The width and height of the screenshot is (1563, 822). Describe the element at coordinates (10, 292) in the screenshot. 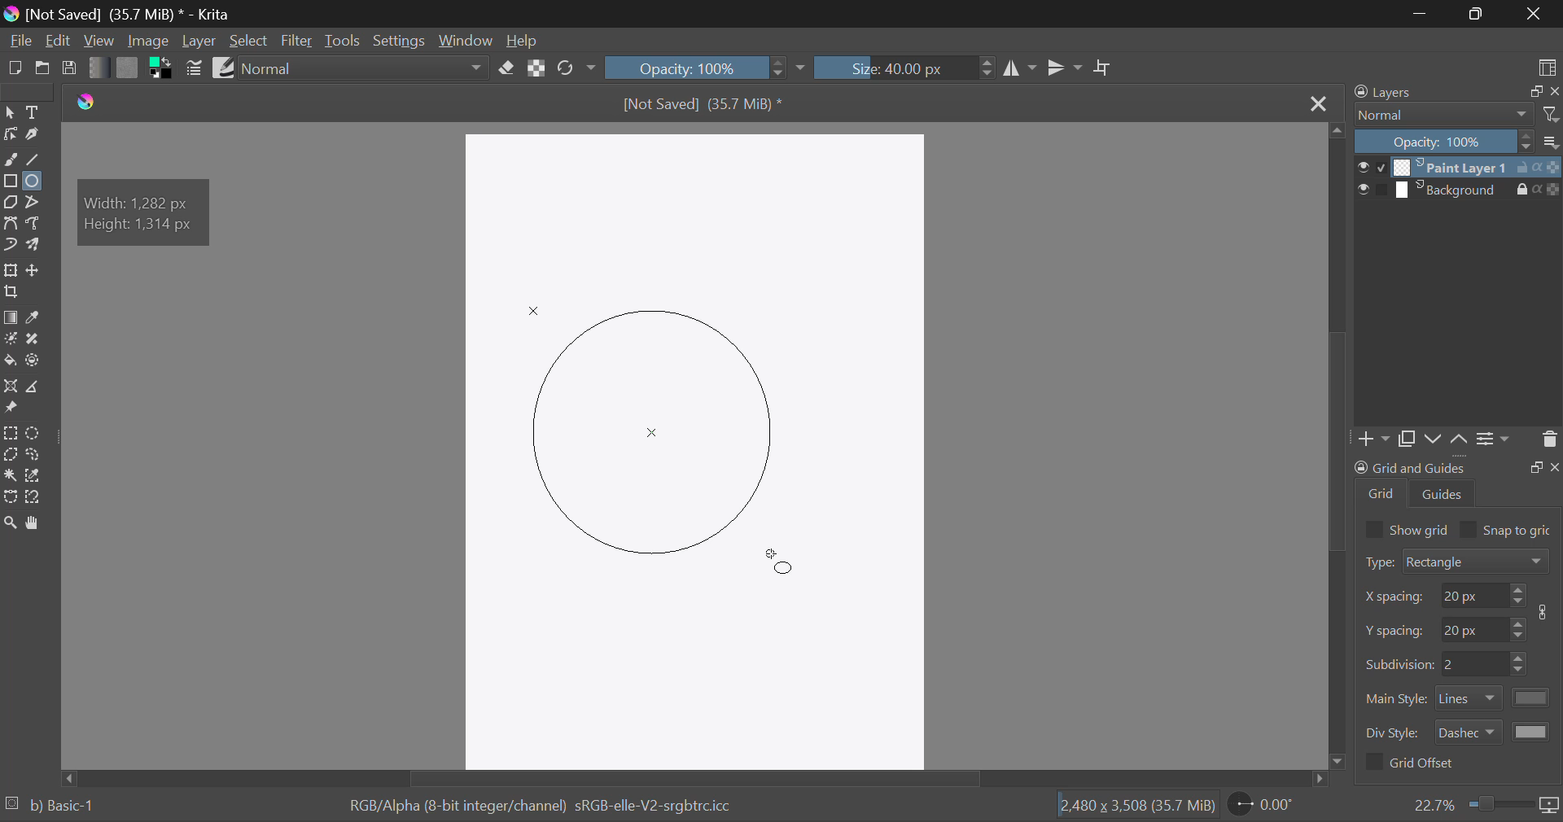

I see `Crop` at that location.